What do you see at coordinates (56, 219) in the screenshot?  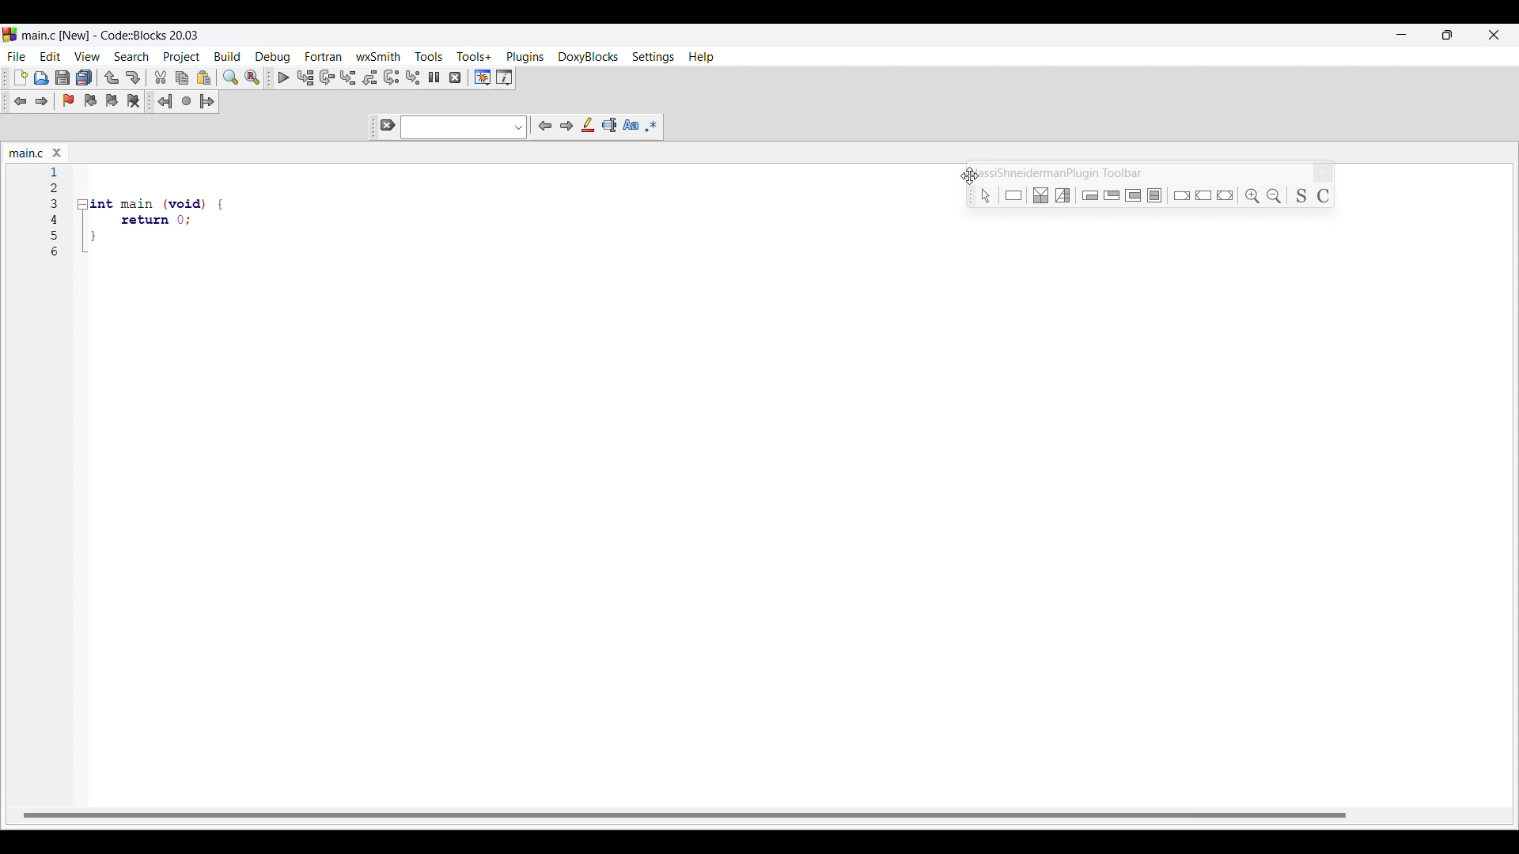 I see `` at bounding box center [56, 219].